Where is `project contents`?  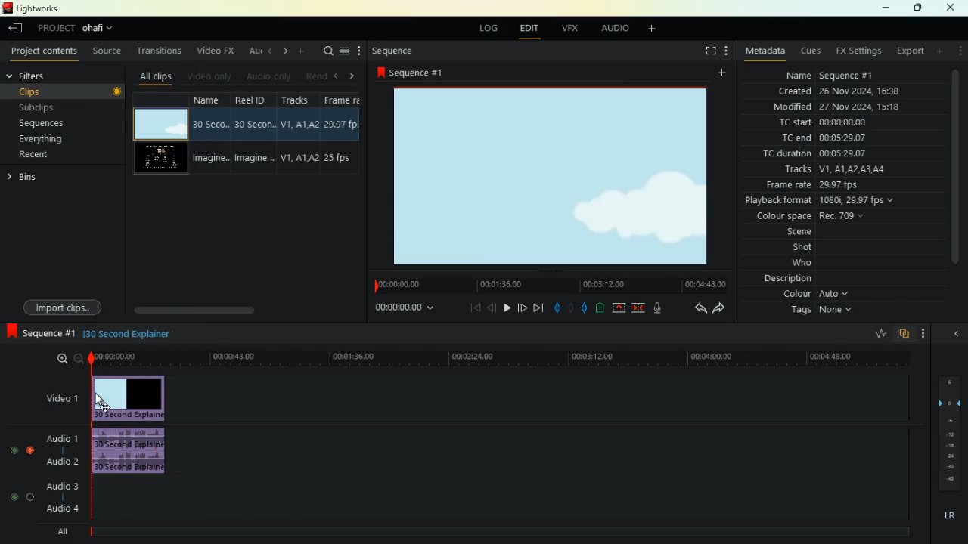 project contents is located at coordinates (48, 51).